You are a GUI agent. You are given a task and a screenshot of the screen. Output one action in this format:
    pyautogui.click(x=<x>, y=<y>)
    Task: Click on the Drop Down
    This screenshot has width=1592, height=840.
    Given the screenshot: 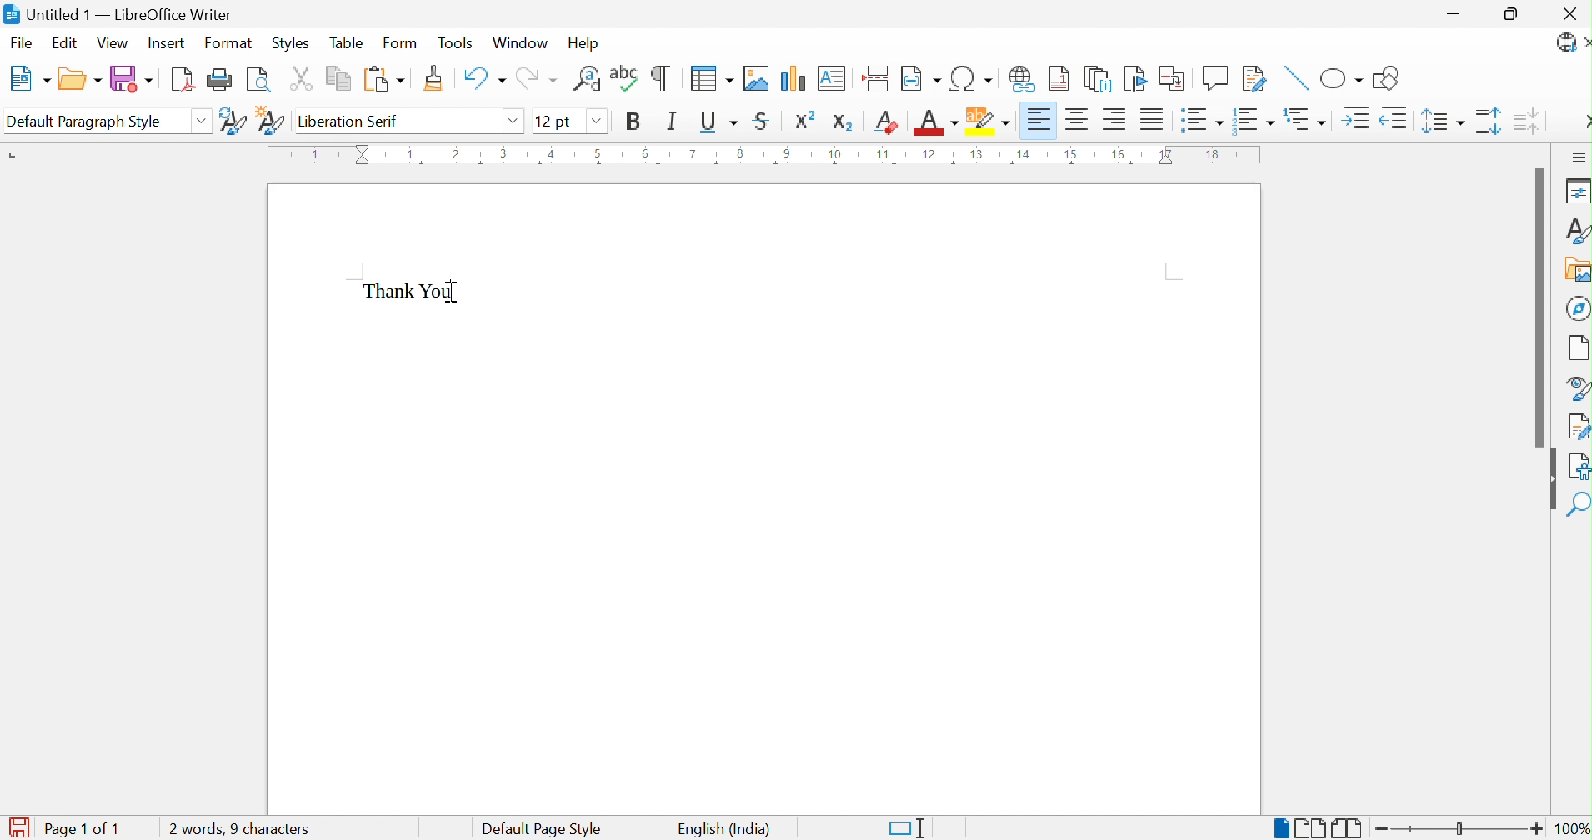 What is the action you would take?
    pyautogui.click(x=202, y=119)
    